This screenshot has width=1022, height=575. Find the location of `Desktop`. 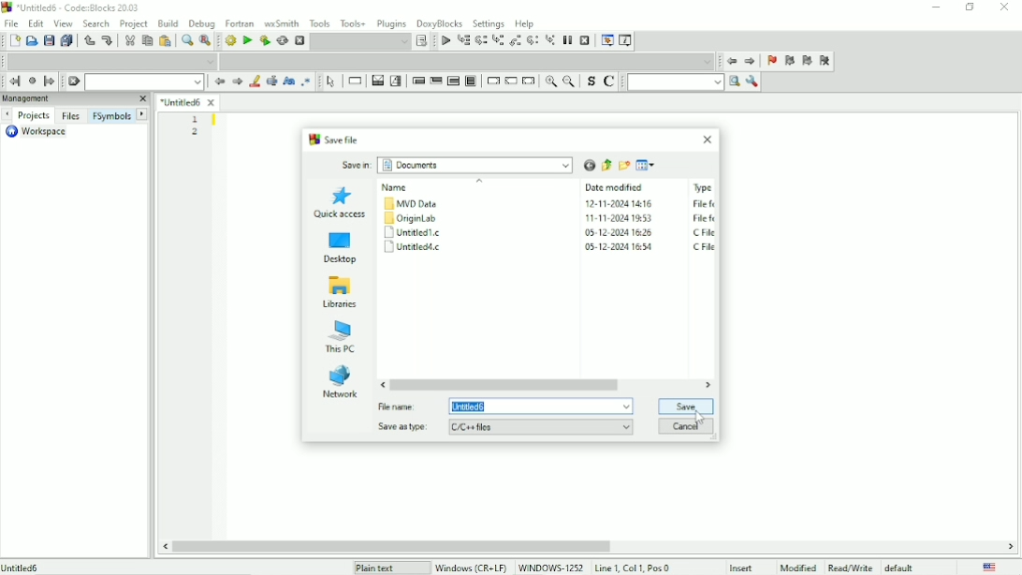

Desktop is located at coordinates (340, 246).